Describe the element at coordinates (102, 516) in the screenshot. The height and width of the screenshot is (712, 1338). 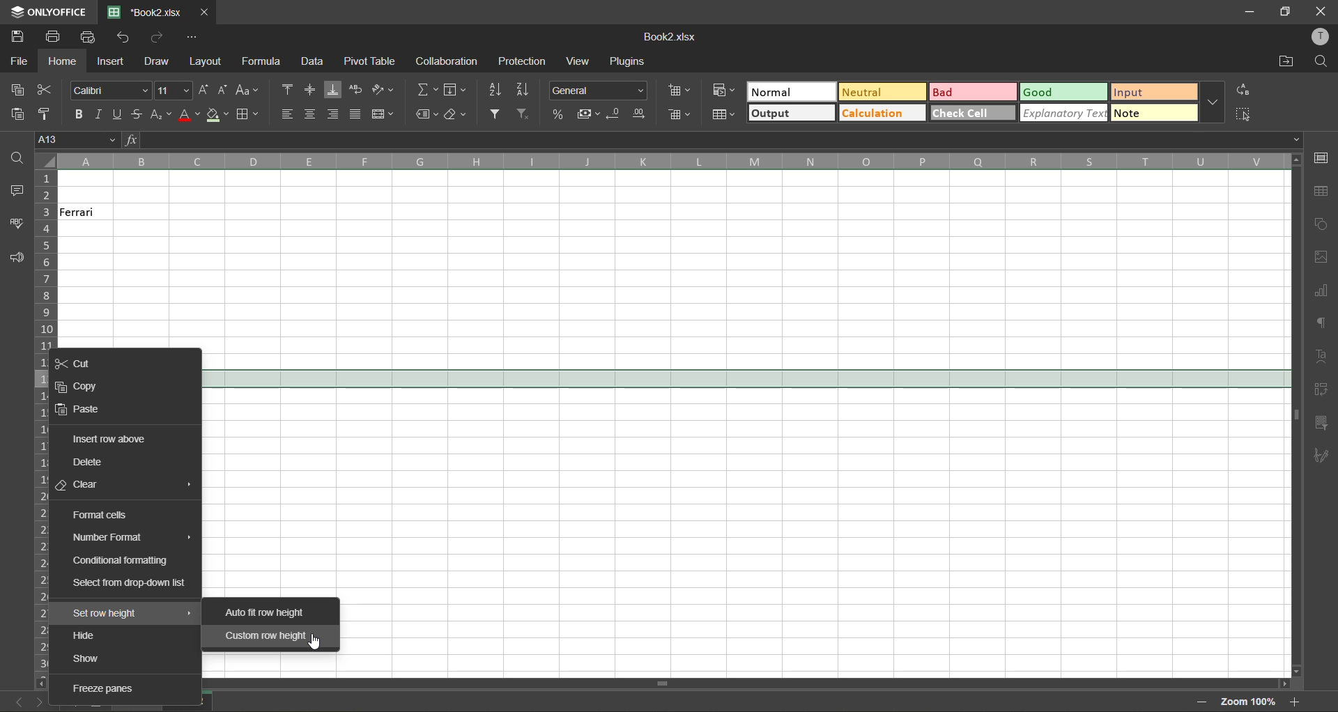
I see `format cells` at that location.